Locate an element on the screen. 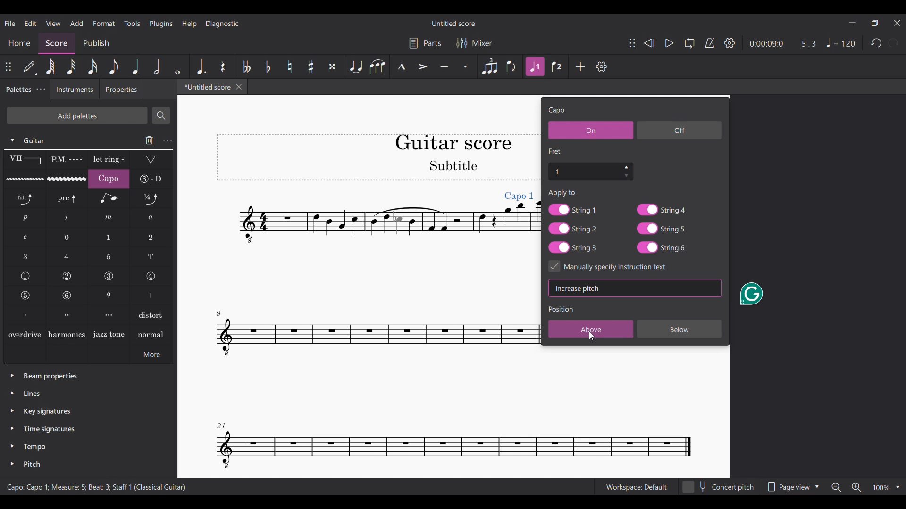 Image resolution: width=906 pixels, height=509 pixels. String number 1 is located at coordinates (25, 276).